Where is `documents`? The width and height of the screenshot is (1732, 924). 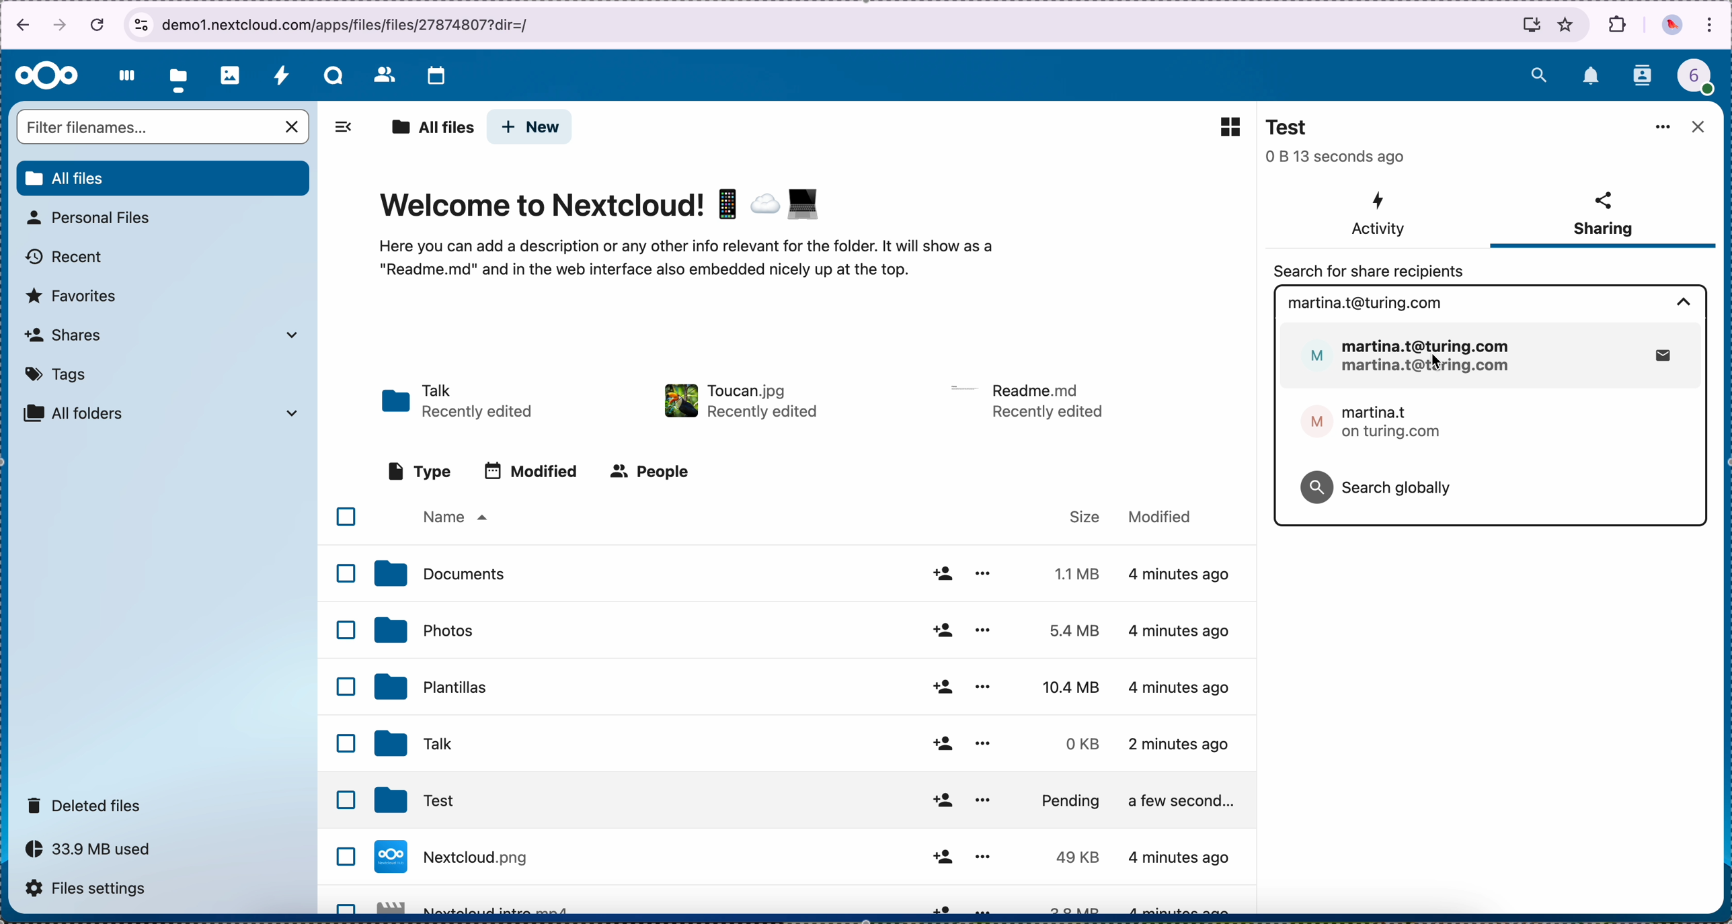 documents is located at coordinates (810, 576).